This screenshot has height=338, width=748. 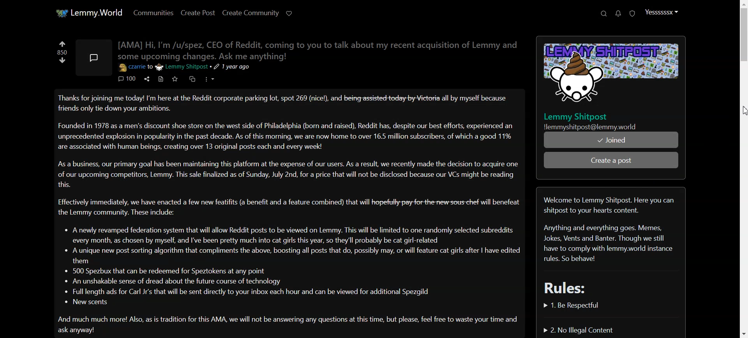 What do you see at coordinates (94, 57) in the screenshot?
I see `Image` at bounding box center [94, 57].